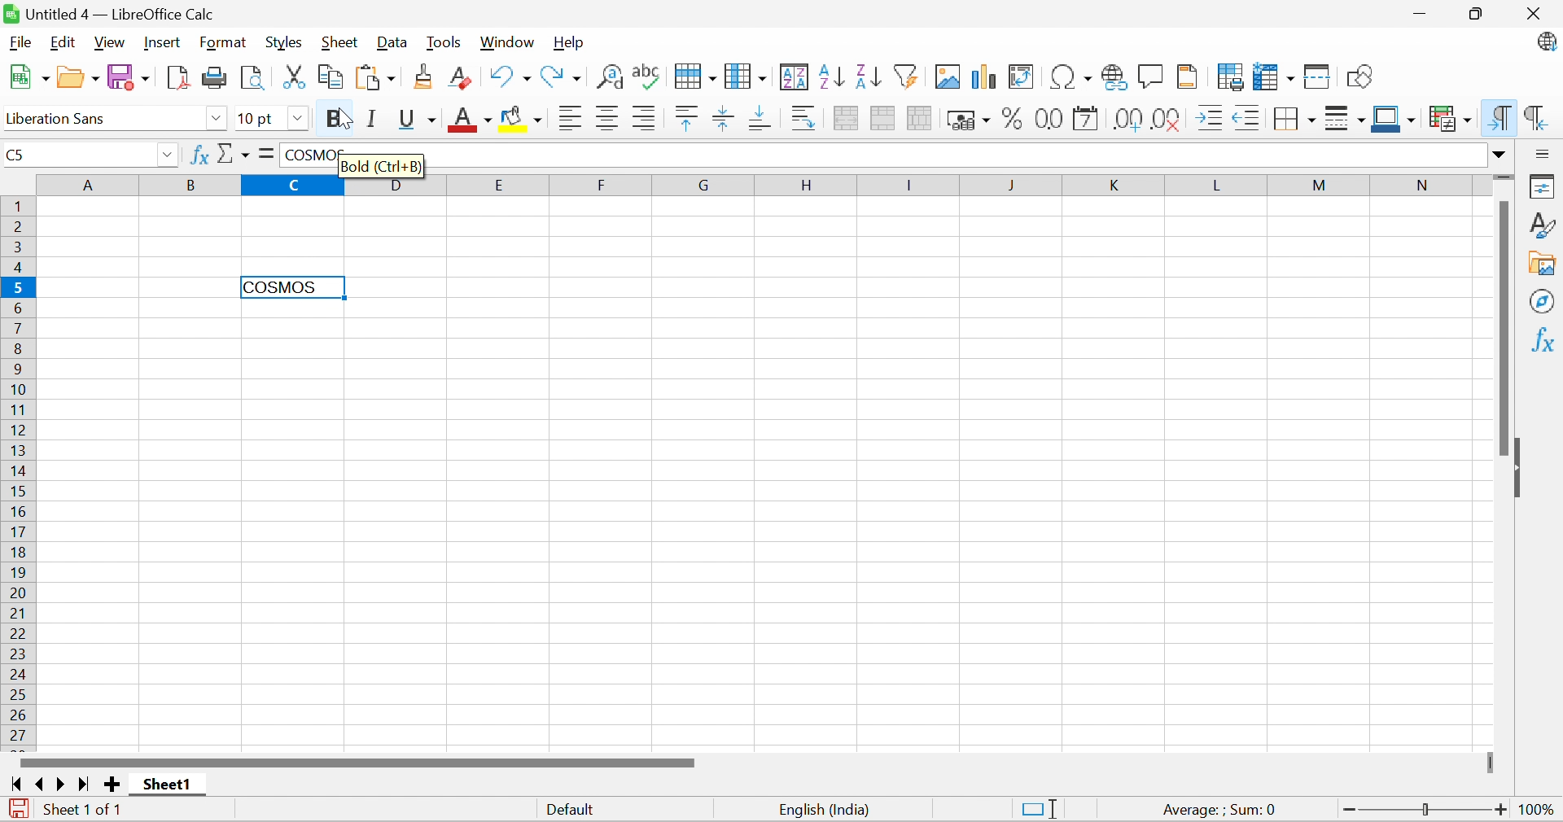 The image size is (1563, 822). What do you see at coordinates (1503, 808) in the screenshot?
I see `Zoom In` at bounding box center [1503, 808].